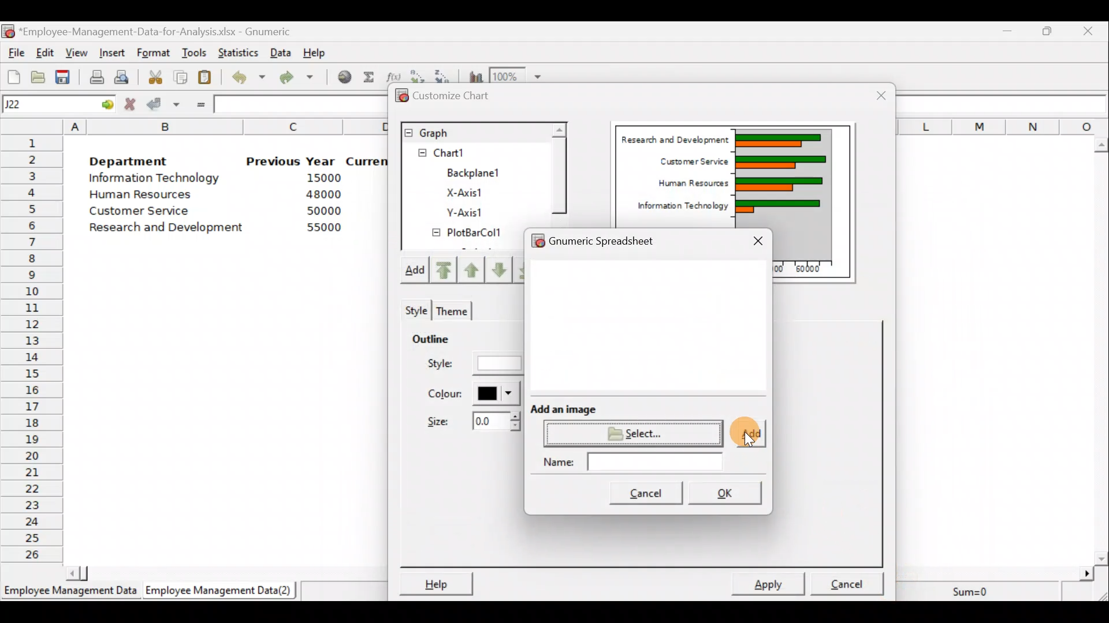 The image size is (1109, 623). What do you see at coordinates (167, 226) in the screenshot?
I see `Research and development` at bounding box center [167, 226].